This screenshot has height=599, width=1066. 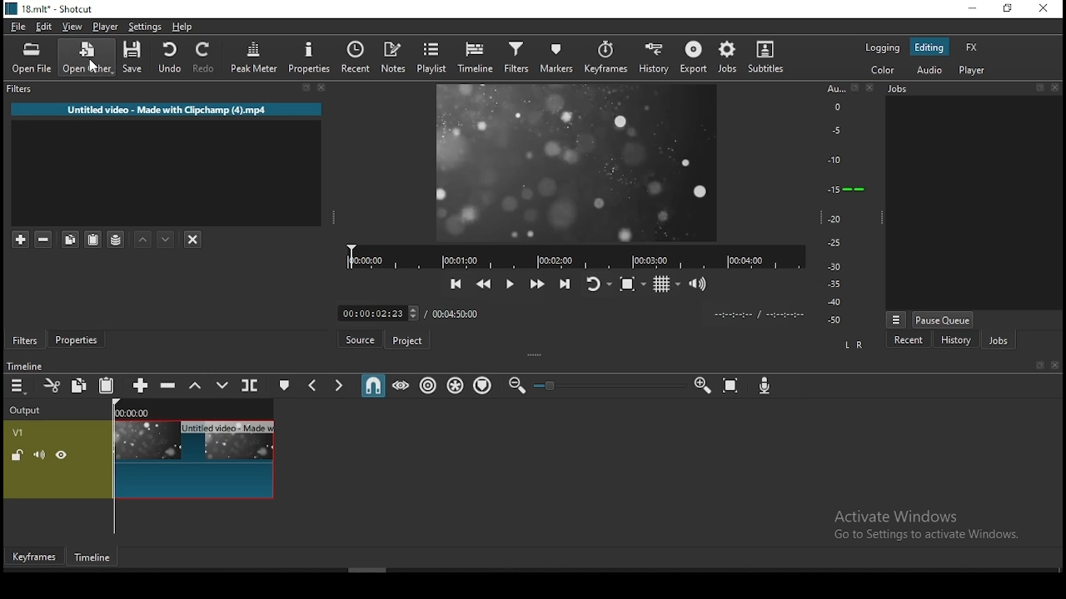 I want to click on playlist, so click(x=432, y=57).